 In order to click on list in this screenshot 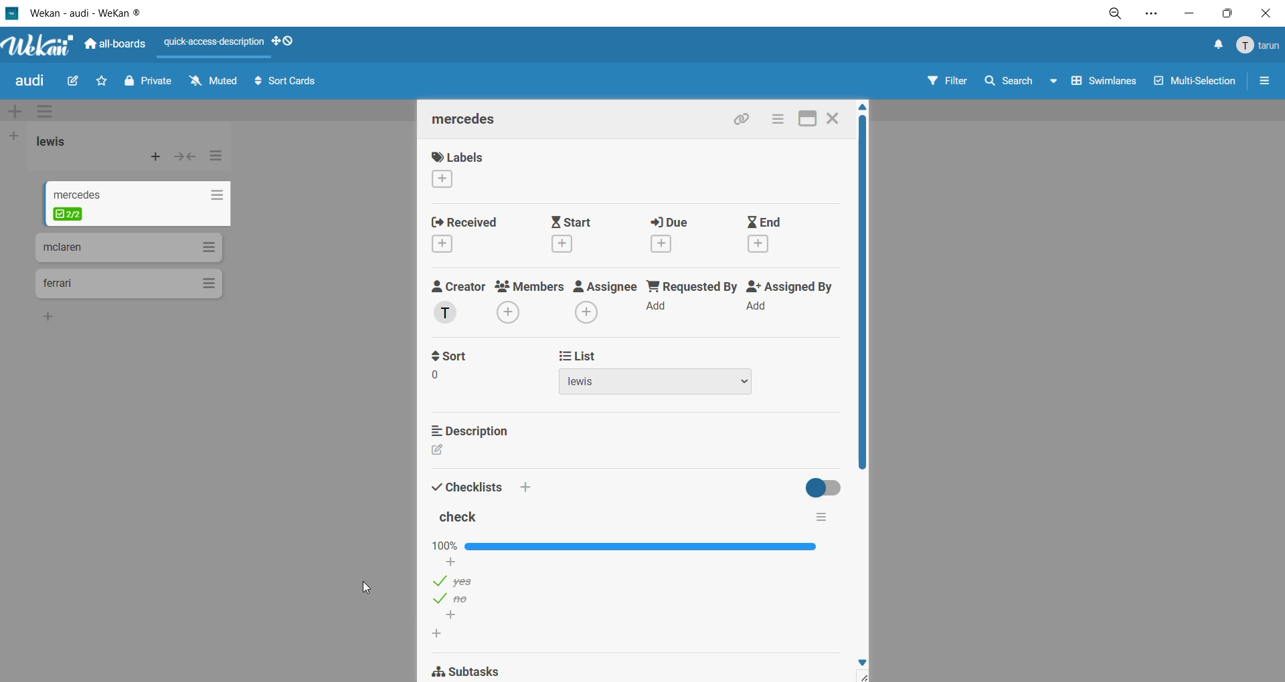, I will do `click(663, 373)`.